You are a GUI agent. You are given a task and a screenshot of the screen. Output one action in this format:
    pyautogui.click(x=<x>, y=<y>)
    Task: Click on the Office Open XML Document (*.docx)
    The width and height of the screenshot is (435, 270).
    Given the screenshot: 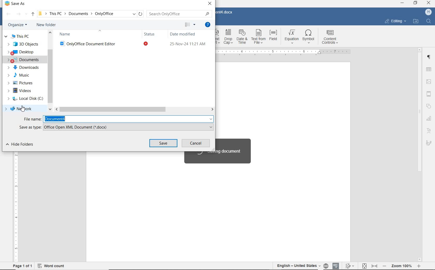 What is the action you would take?
    pyautogui.click(x=80, y=127)
    